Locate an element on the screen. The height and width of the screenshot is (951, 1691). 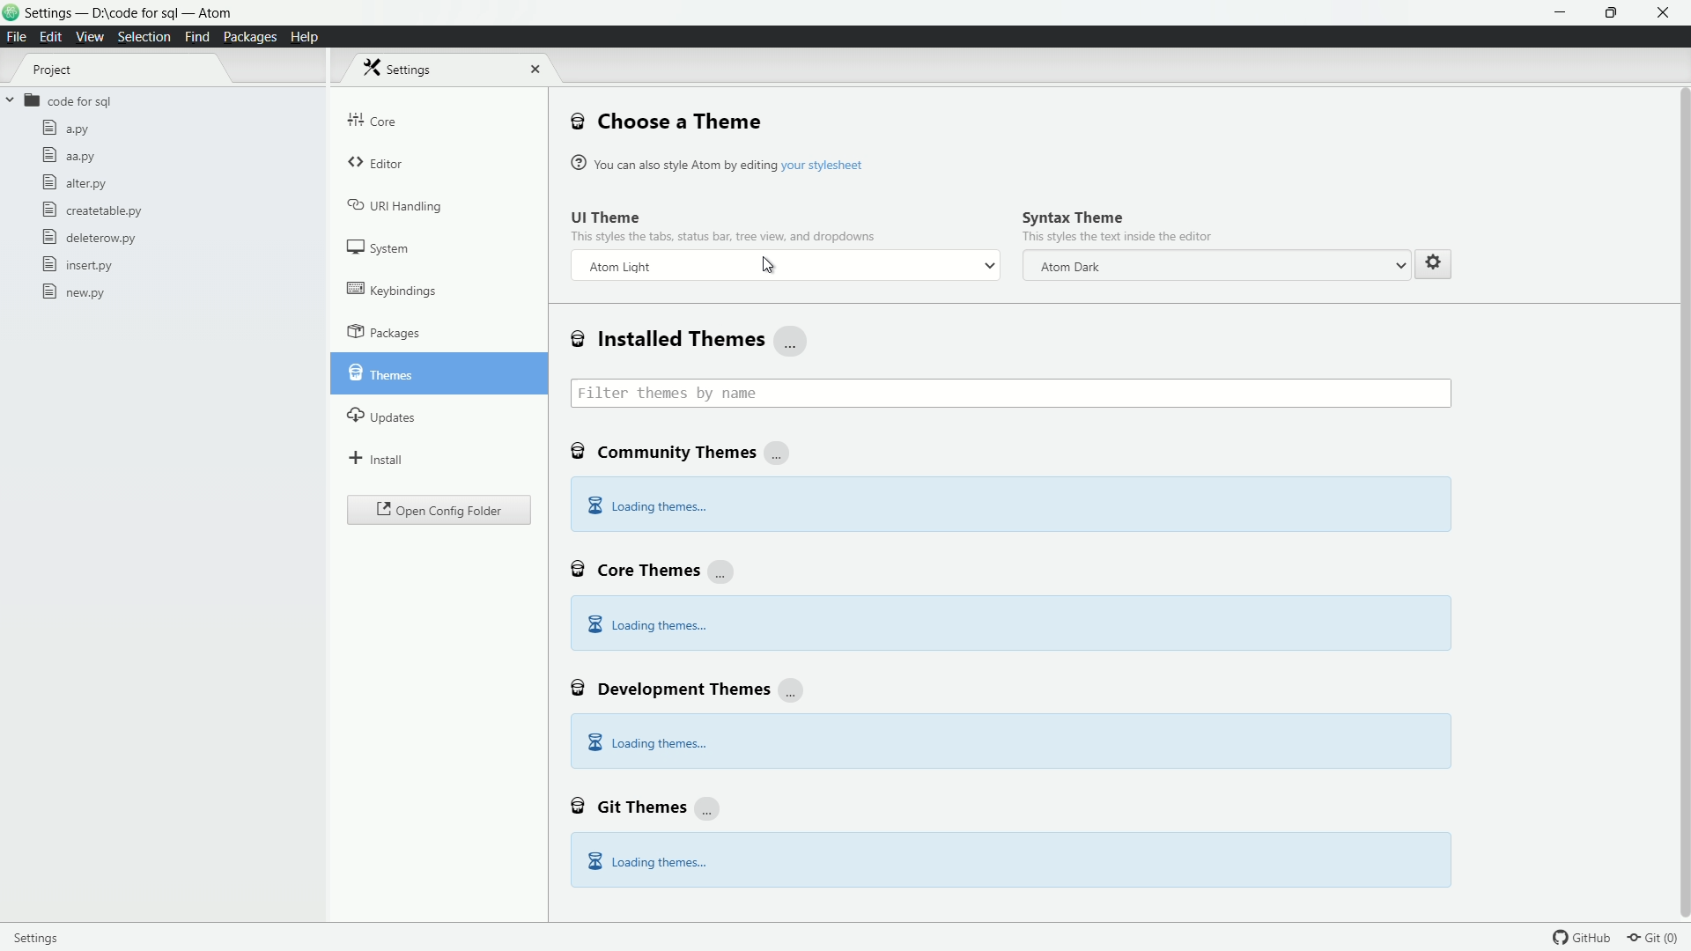
git is located at coordinates (1659, 937).